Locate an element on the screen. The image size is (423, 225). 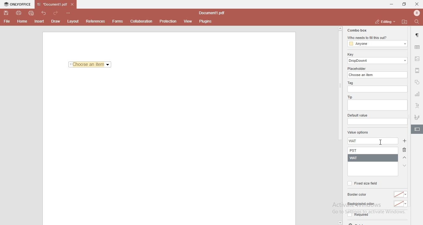
empty box is located at coordinates (377, 106).